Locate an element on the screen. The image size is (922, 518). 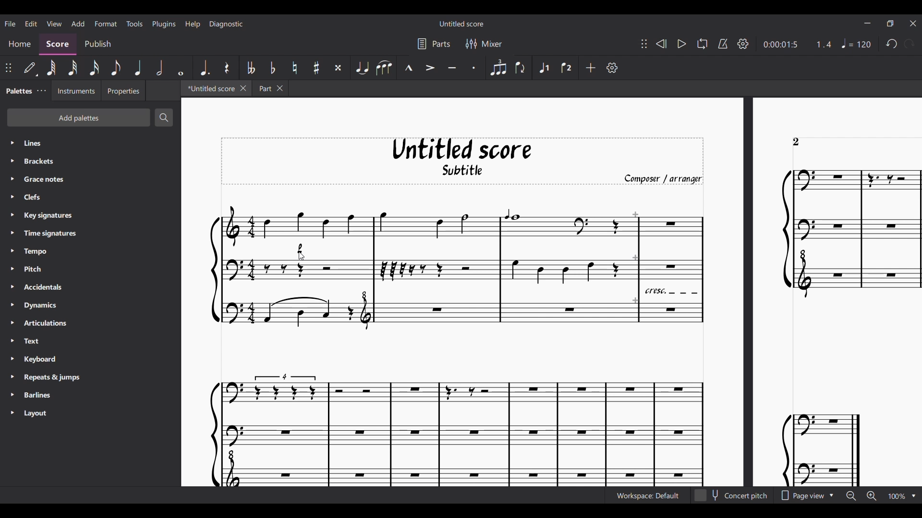
Playback setting is located at coordinates (743, 44).